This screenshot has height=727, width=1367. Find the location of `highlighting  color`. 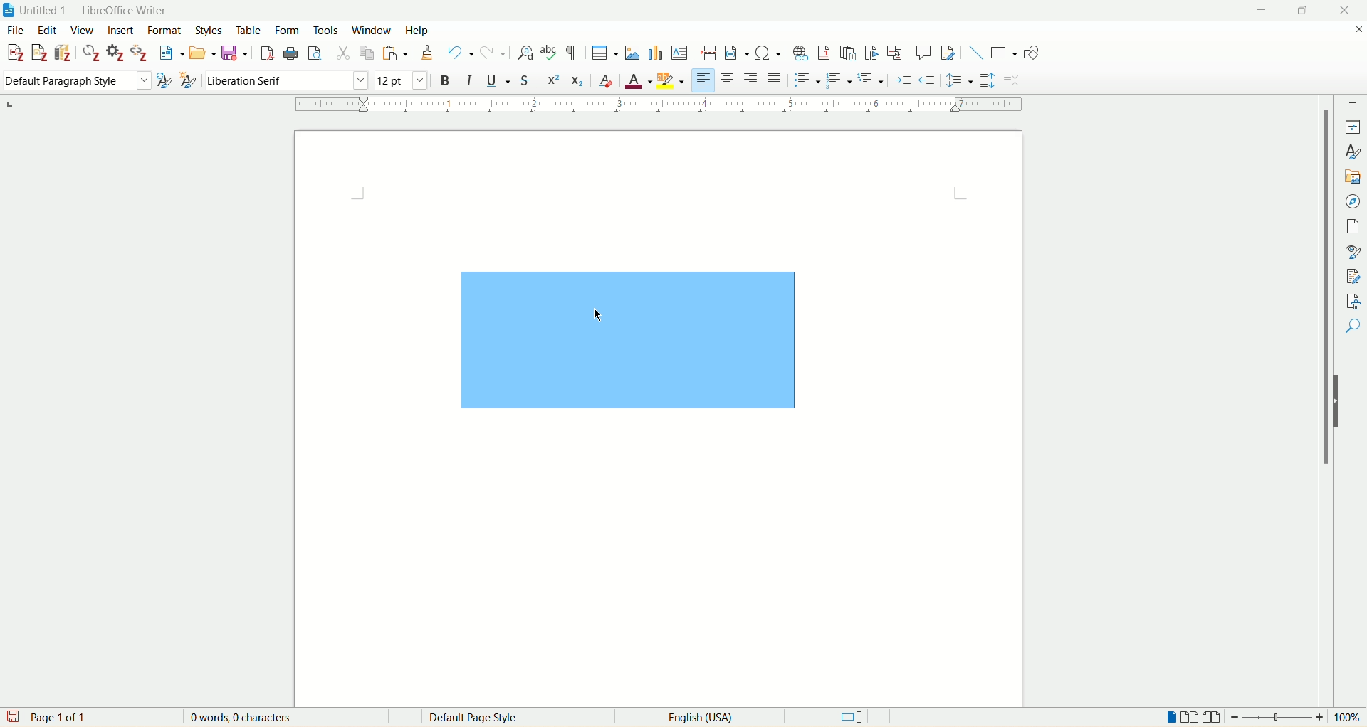

highlighting  color is located at coordinates (671, 80).